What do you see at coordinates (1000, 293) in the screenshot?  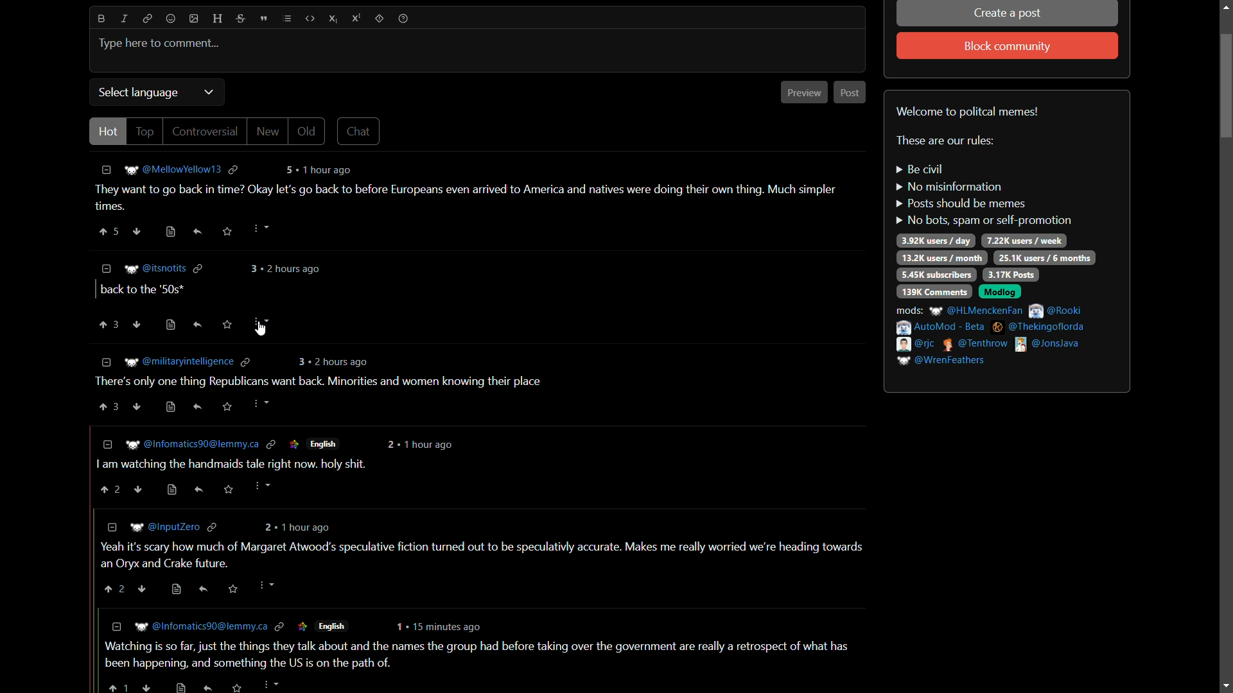 I see `modlog` at bounding box center [1000, 293].